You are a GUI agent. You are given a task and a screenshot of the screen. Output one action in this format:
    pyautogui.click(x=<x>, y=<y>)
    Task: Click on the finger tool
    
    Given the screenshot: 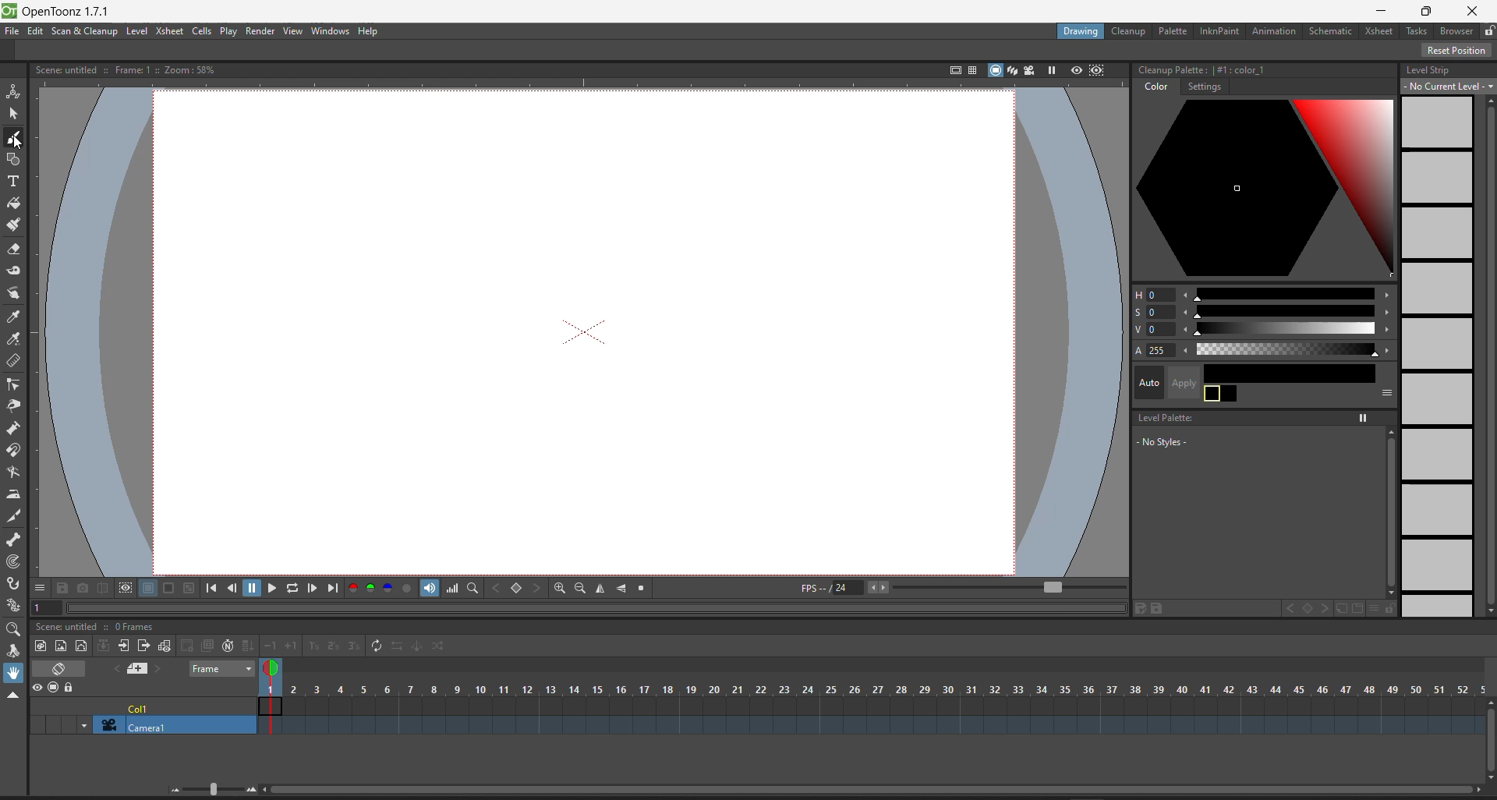 What is the action you would take?
    pyautogui.click(x=15, y=294)
    